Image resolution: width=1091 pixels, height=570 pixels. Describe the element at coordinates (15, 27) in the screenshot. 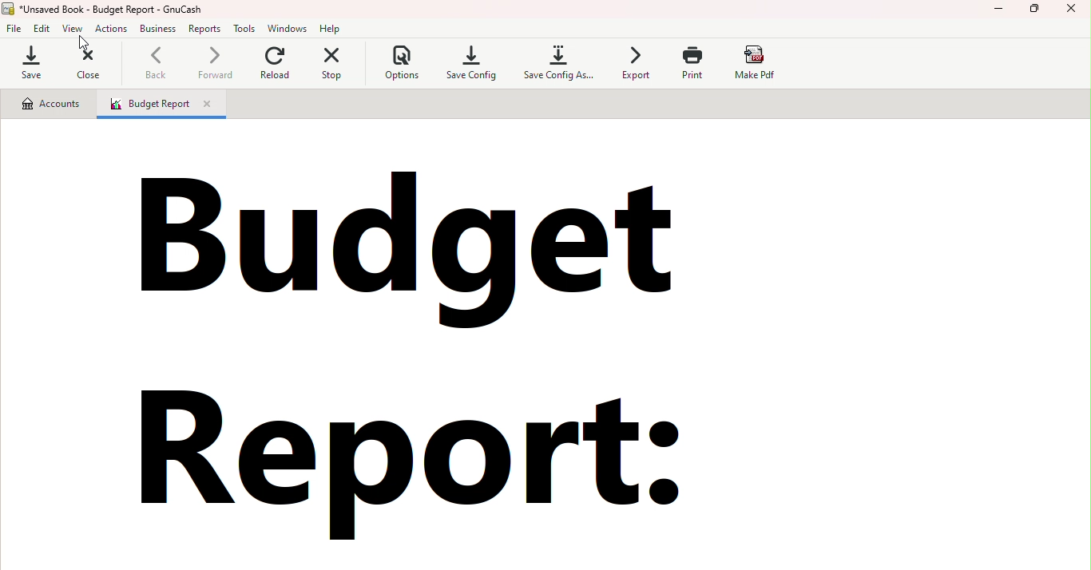

I see `File` at that location.